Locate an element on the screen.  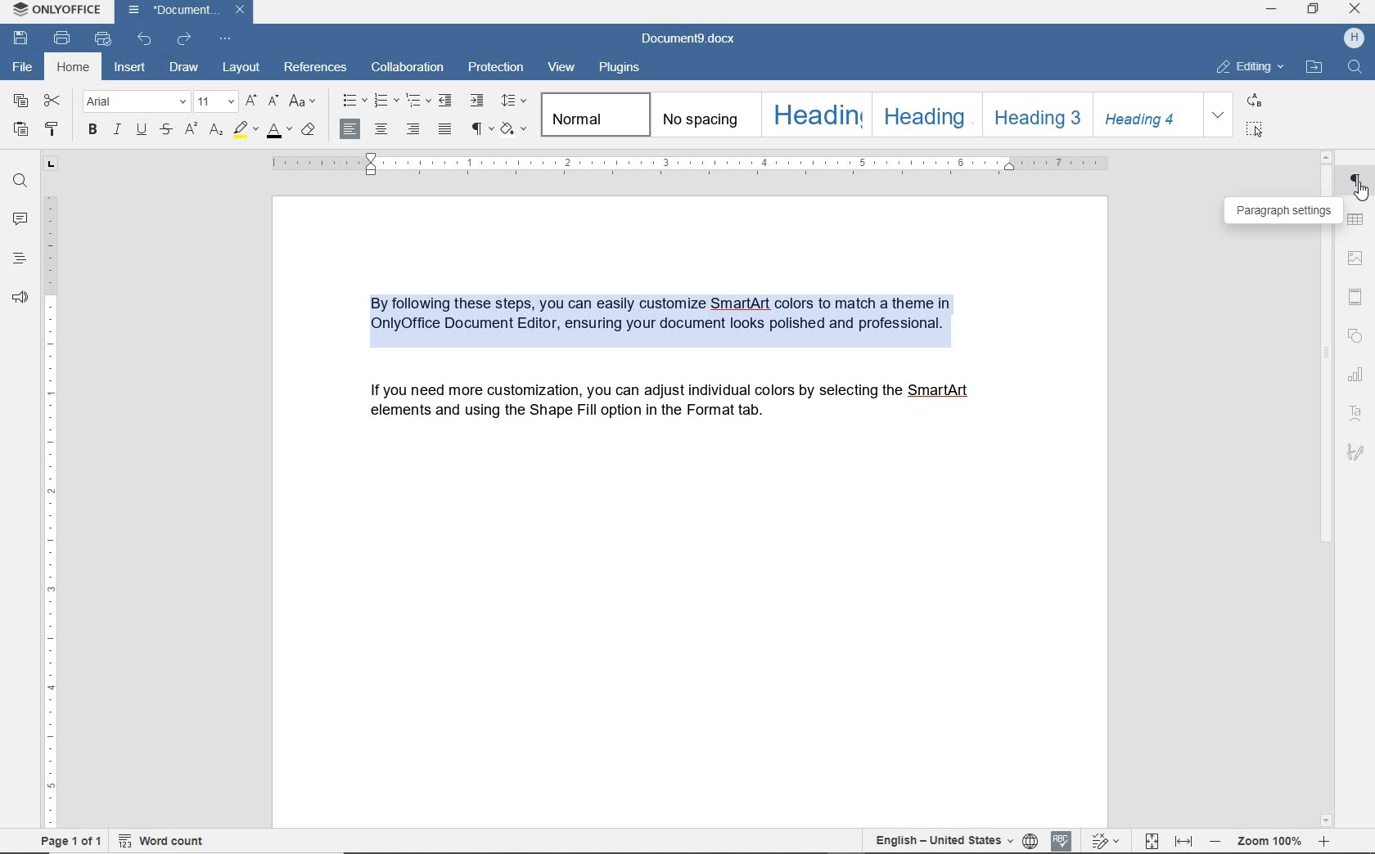
restore down is located at coordinates (1314, 10).